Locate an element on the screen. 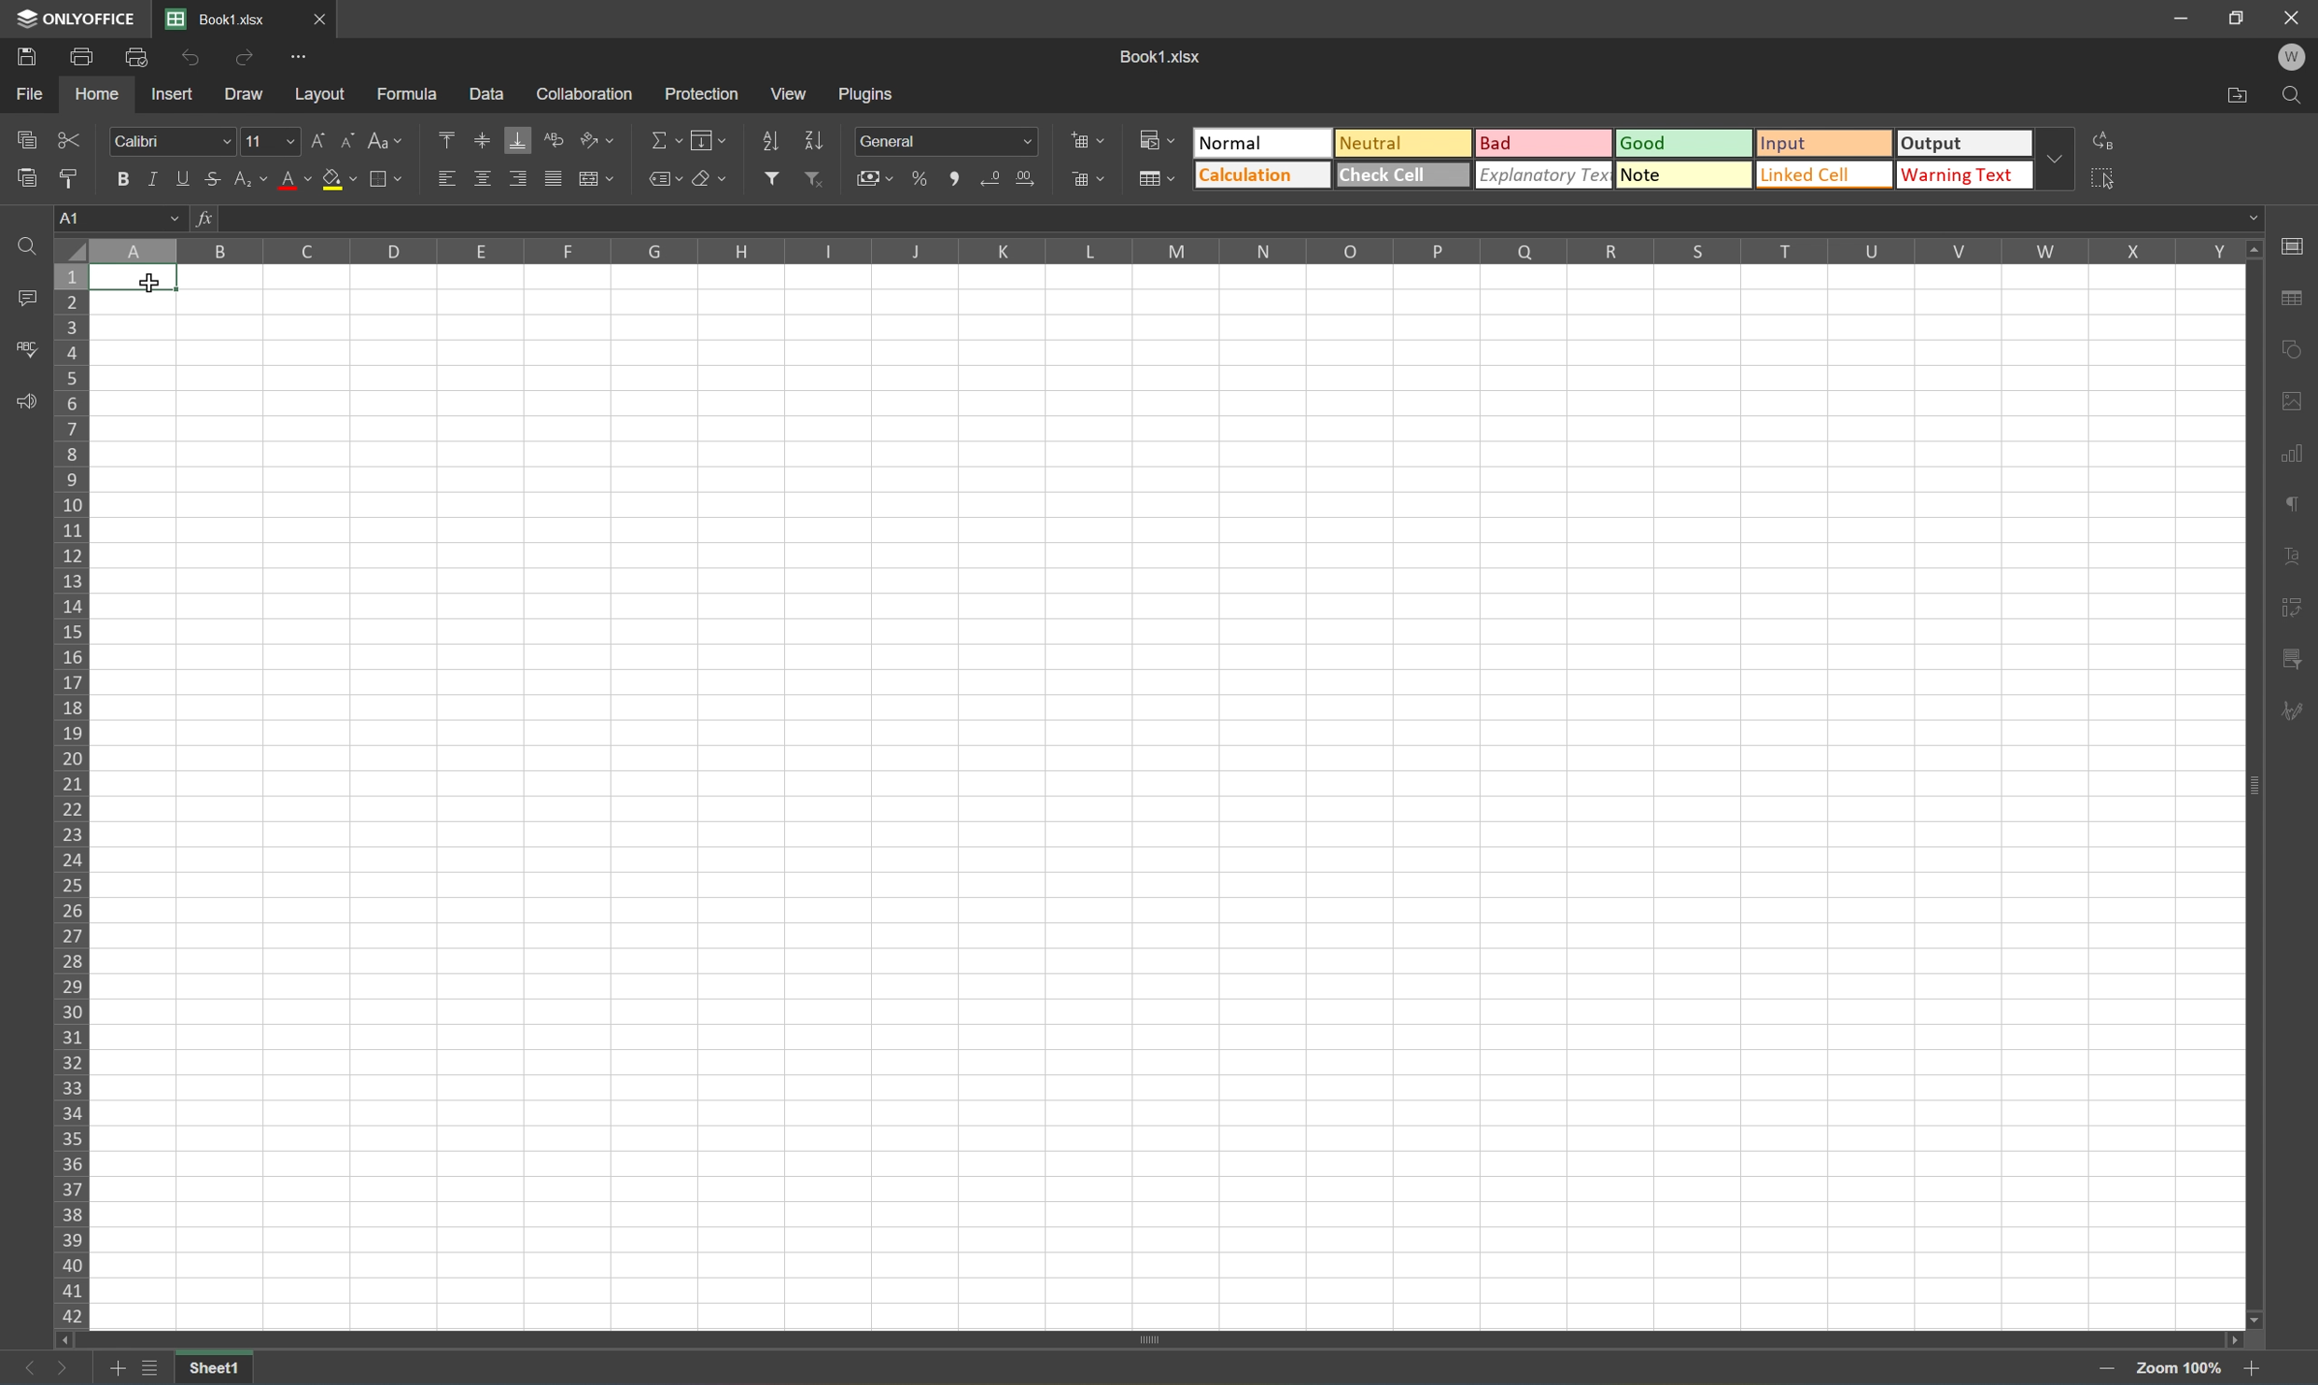 This screenshot has height=1385, width=2318. Output is located at coordinates (1971, 144).